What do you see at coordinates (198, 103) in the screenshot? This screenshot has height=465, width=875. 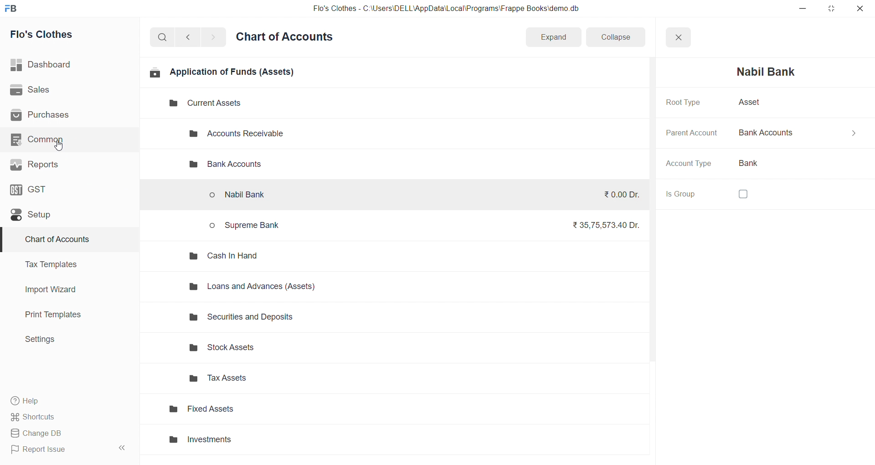 I see `Current Assets` at bounding box center [198, 103].